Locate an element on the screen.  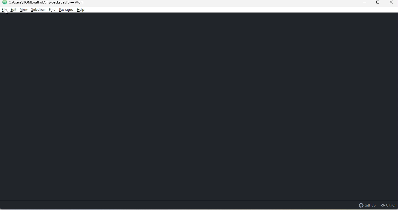
file is located at coordinates (4, 10).